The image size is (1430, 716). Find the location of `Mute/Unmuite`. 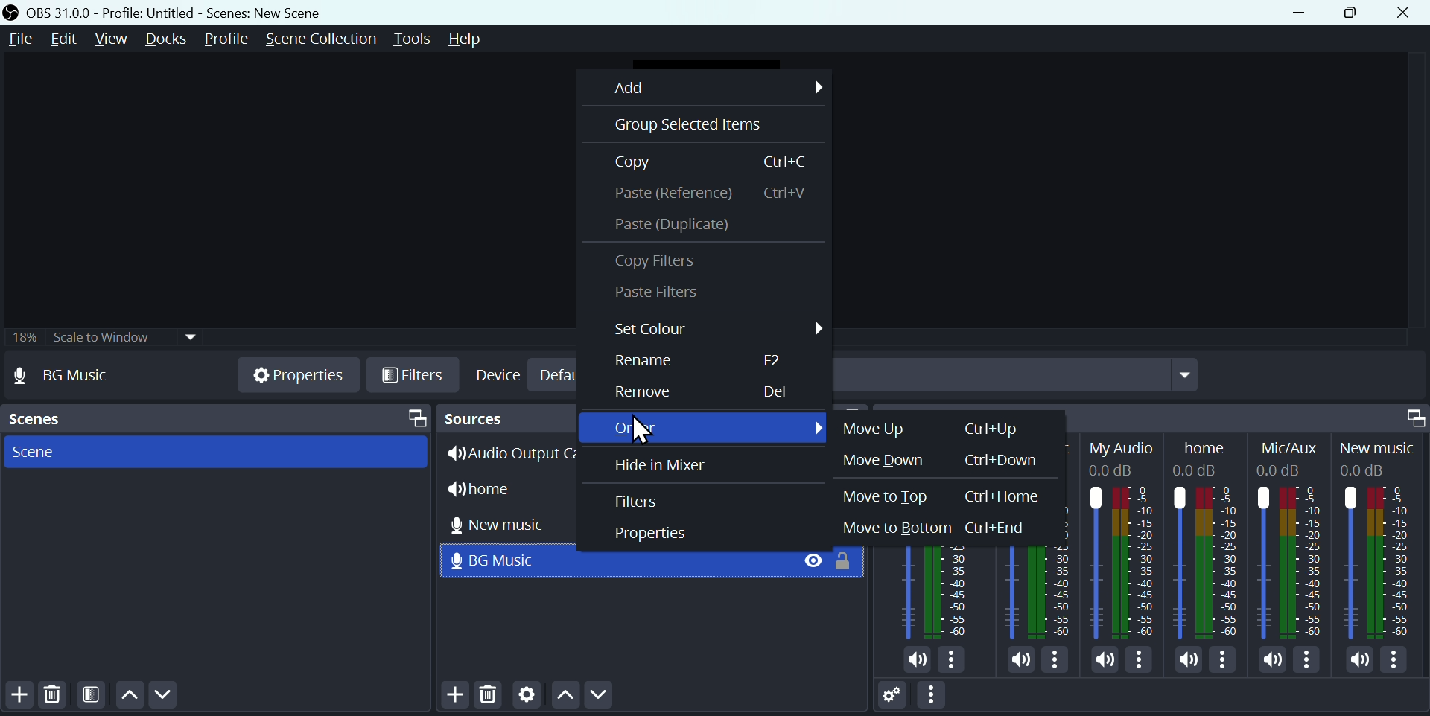

Mute/Unmuite is located at coordinates (1104, 662).